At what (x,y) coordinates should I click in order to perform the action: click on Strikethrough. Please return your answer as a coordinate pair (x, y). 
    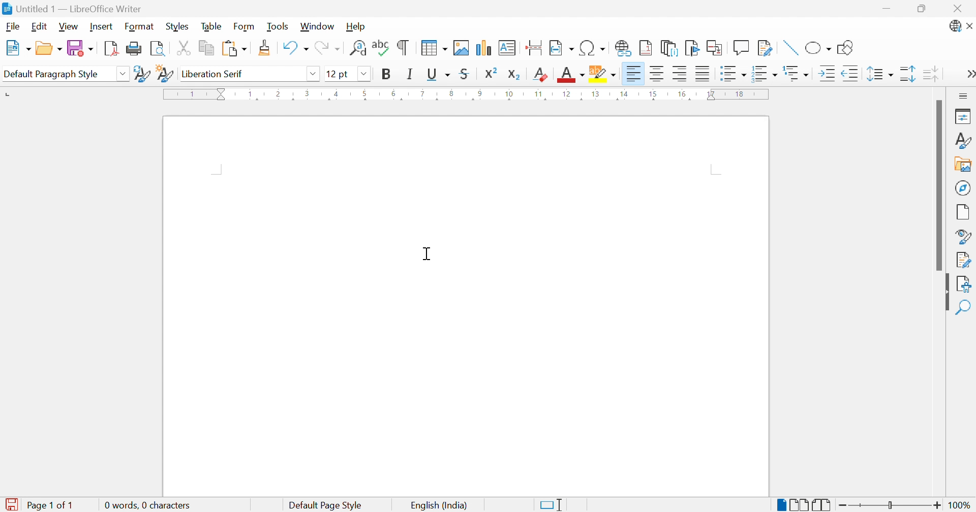
    Looking at the image, I should click on (467, 74).